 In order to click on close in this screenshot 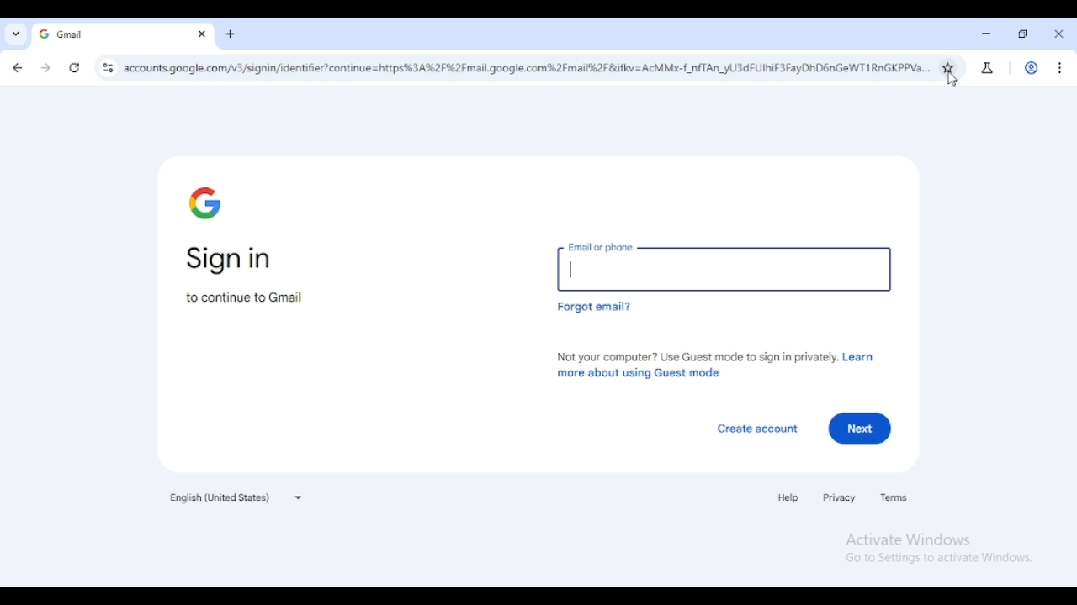, I will do `click(1058, 34)`.